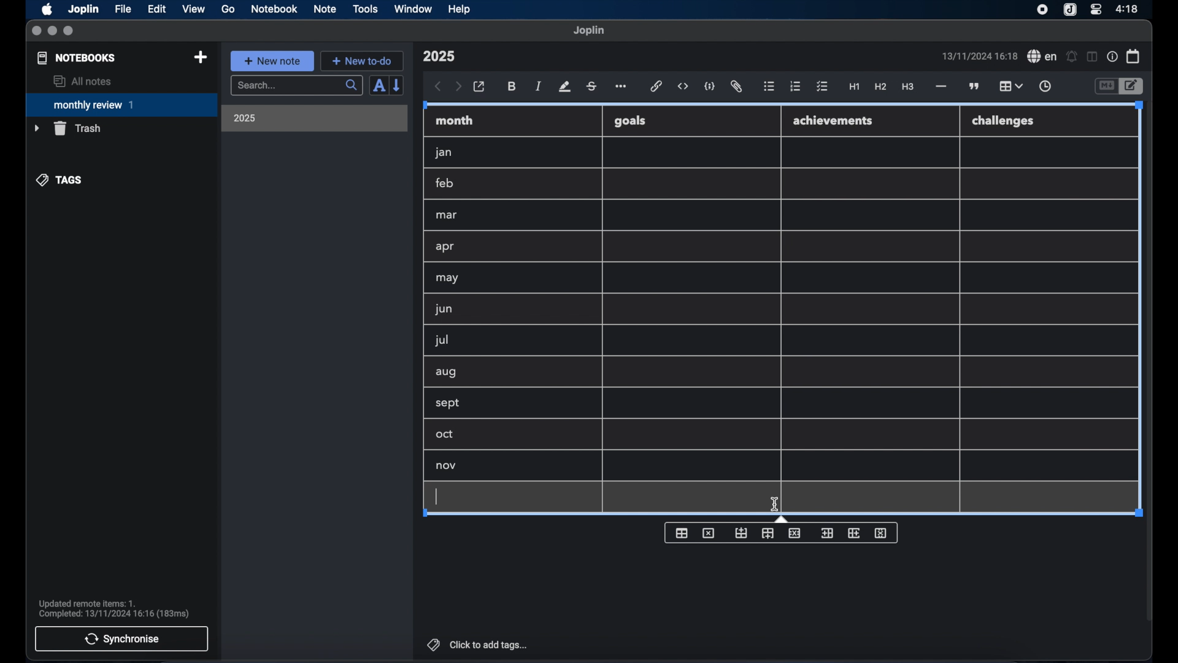  What do you see at coordinates (455, 120) in the screenshot?
I see `month` at bounding box center [455, 120].